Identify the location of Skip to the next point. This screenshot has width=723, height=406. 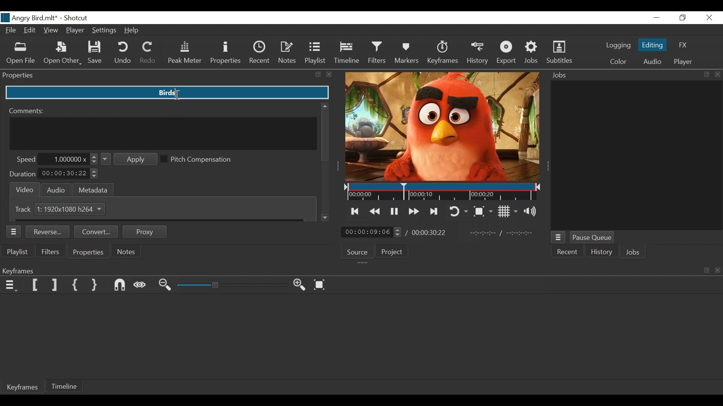
(435, 211).